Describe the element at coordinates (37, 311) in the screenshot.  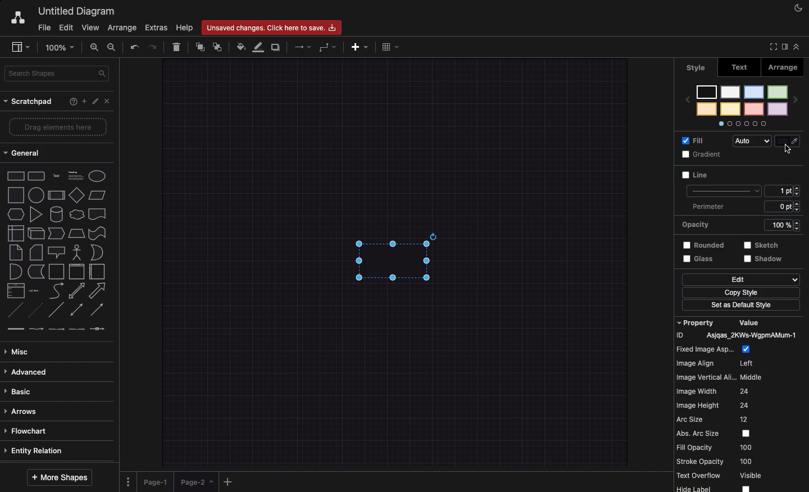
I see `dotted line` at that location.